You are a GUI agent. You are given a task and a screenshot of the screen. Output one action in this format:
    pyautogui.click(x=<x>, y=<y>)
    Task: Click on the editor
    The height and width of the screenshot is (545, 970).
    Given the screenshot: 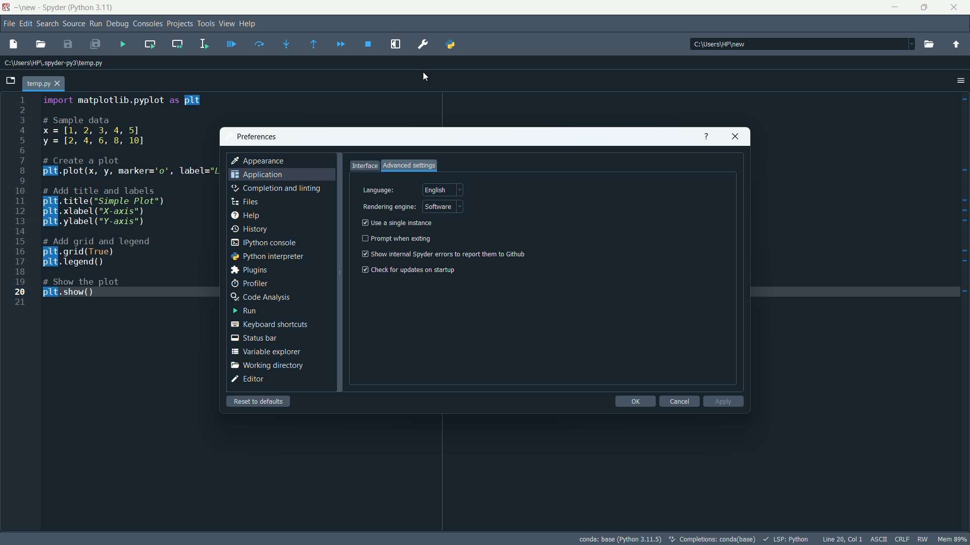 What is the action you would take?
    pyautogui.click(x=248, y=379)
    